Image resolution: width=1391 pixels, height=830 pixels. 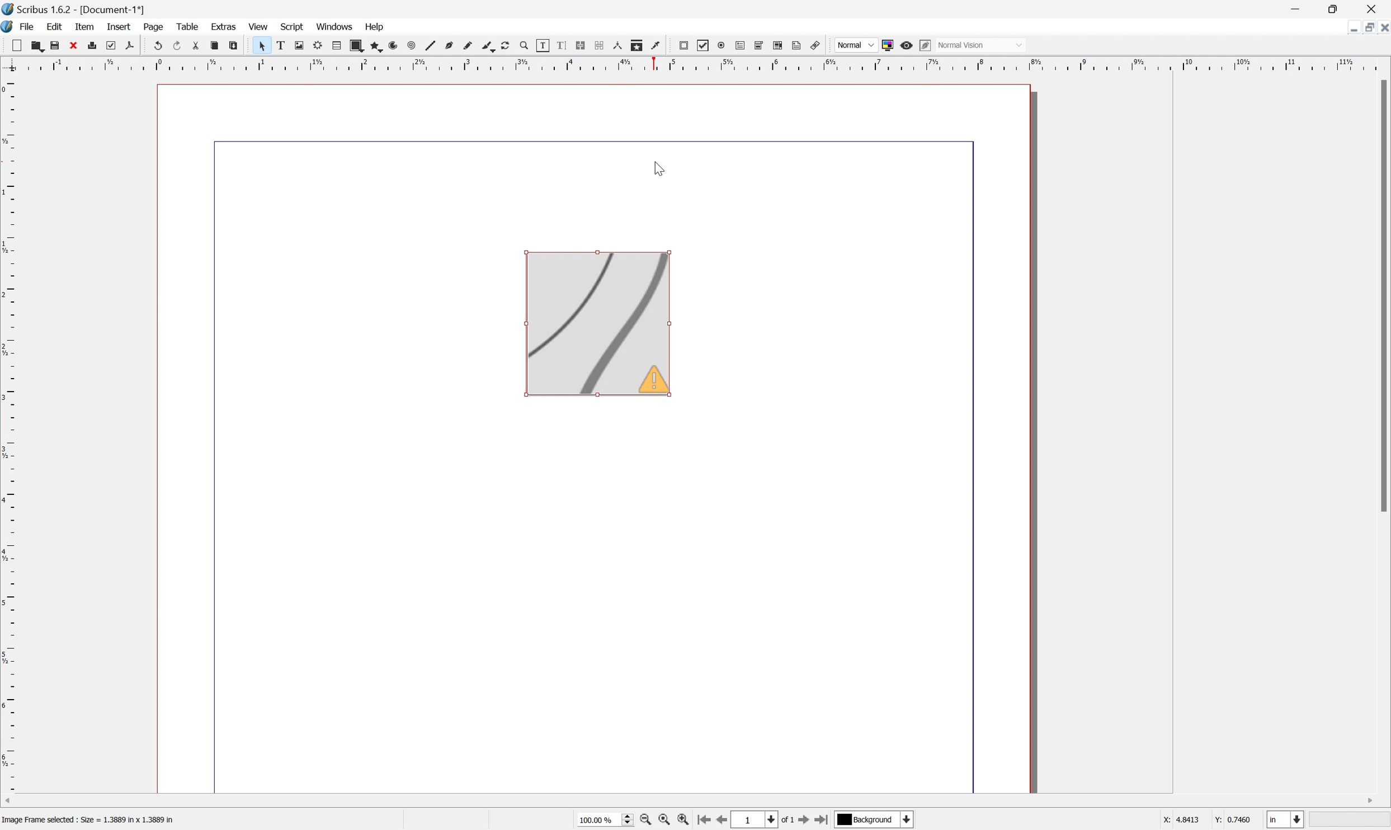 What do you see at coordinates (1336, 10) in the screenshot?
I see `Restore down` at bounding box center [1336, 10].